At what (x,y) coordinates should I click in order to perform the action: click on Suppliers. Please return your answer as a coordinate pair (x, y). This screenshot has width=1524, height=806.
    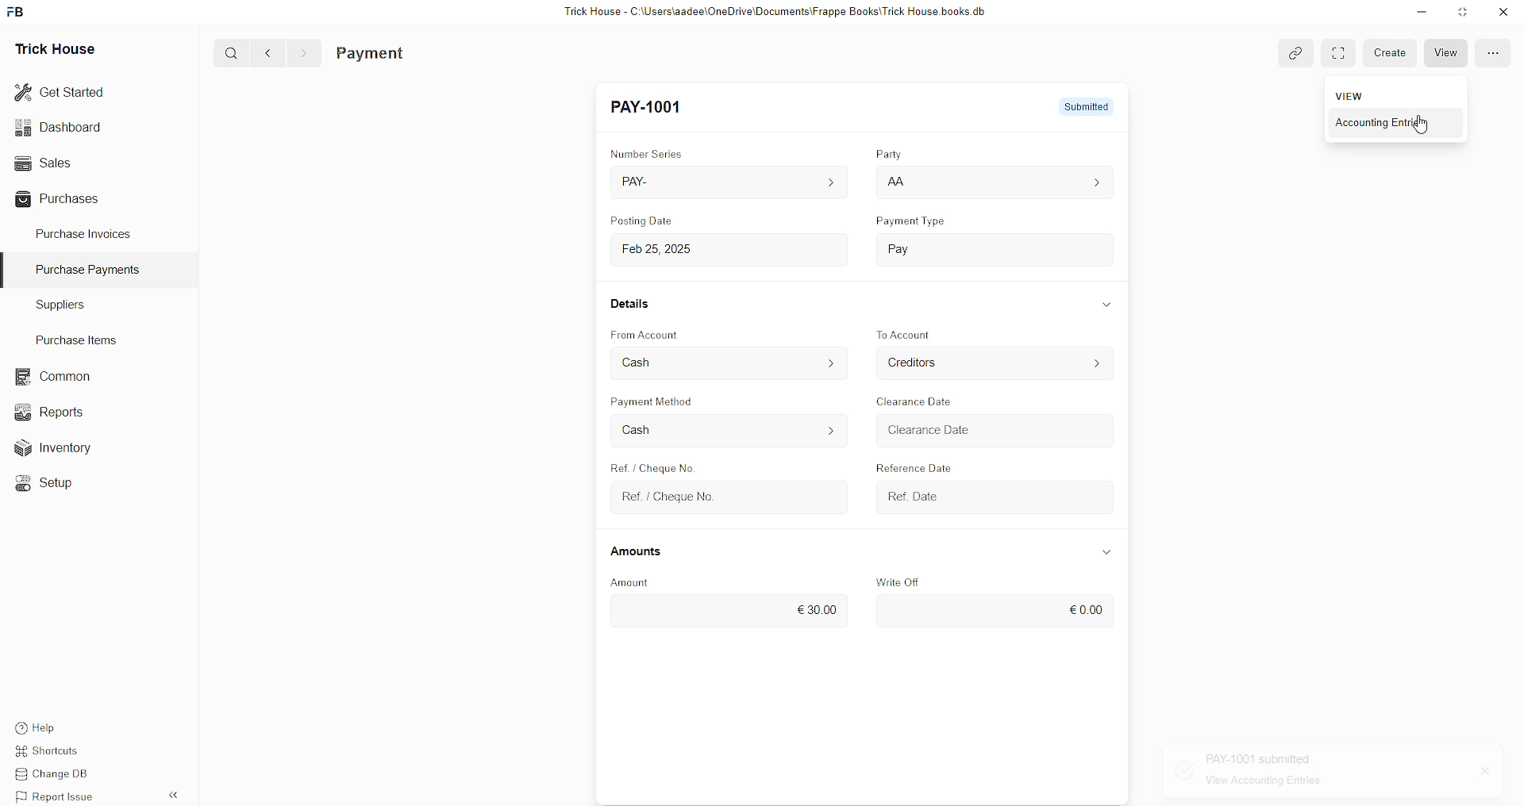
    Looking at the image, I should click on (54, 304).